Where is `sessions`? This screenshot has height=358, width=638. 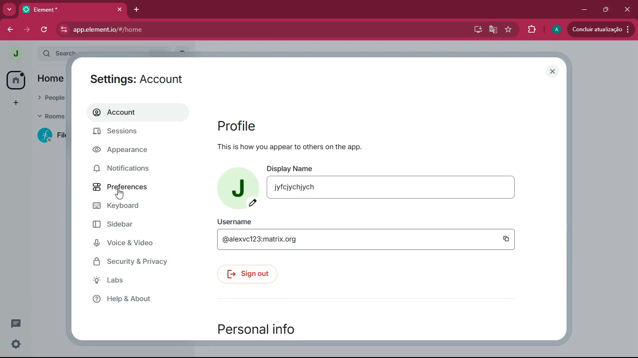 sessions is located at coordinates (127, 131).